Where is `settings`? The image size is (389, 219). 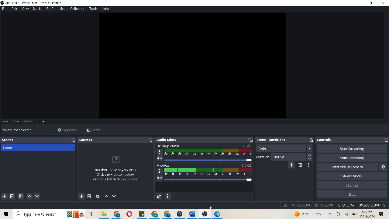
settings is located at coordinates (355, 185).